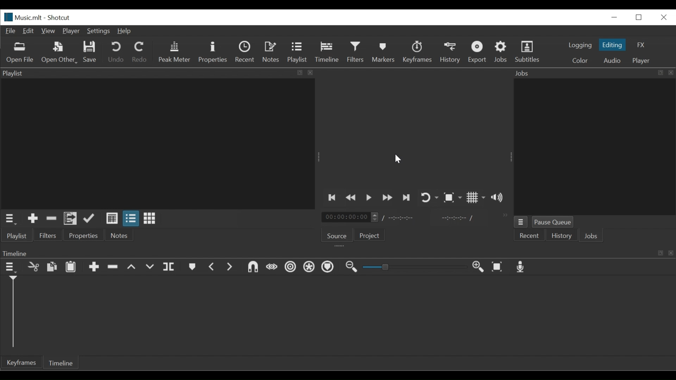 The width and height of the screenshot is (676, 380). What do you see at coordinates (521, 266) in the screenshot?
I see `Record audio` at bounding box center [521, 266].